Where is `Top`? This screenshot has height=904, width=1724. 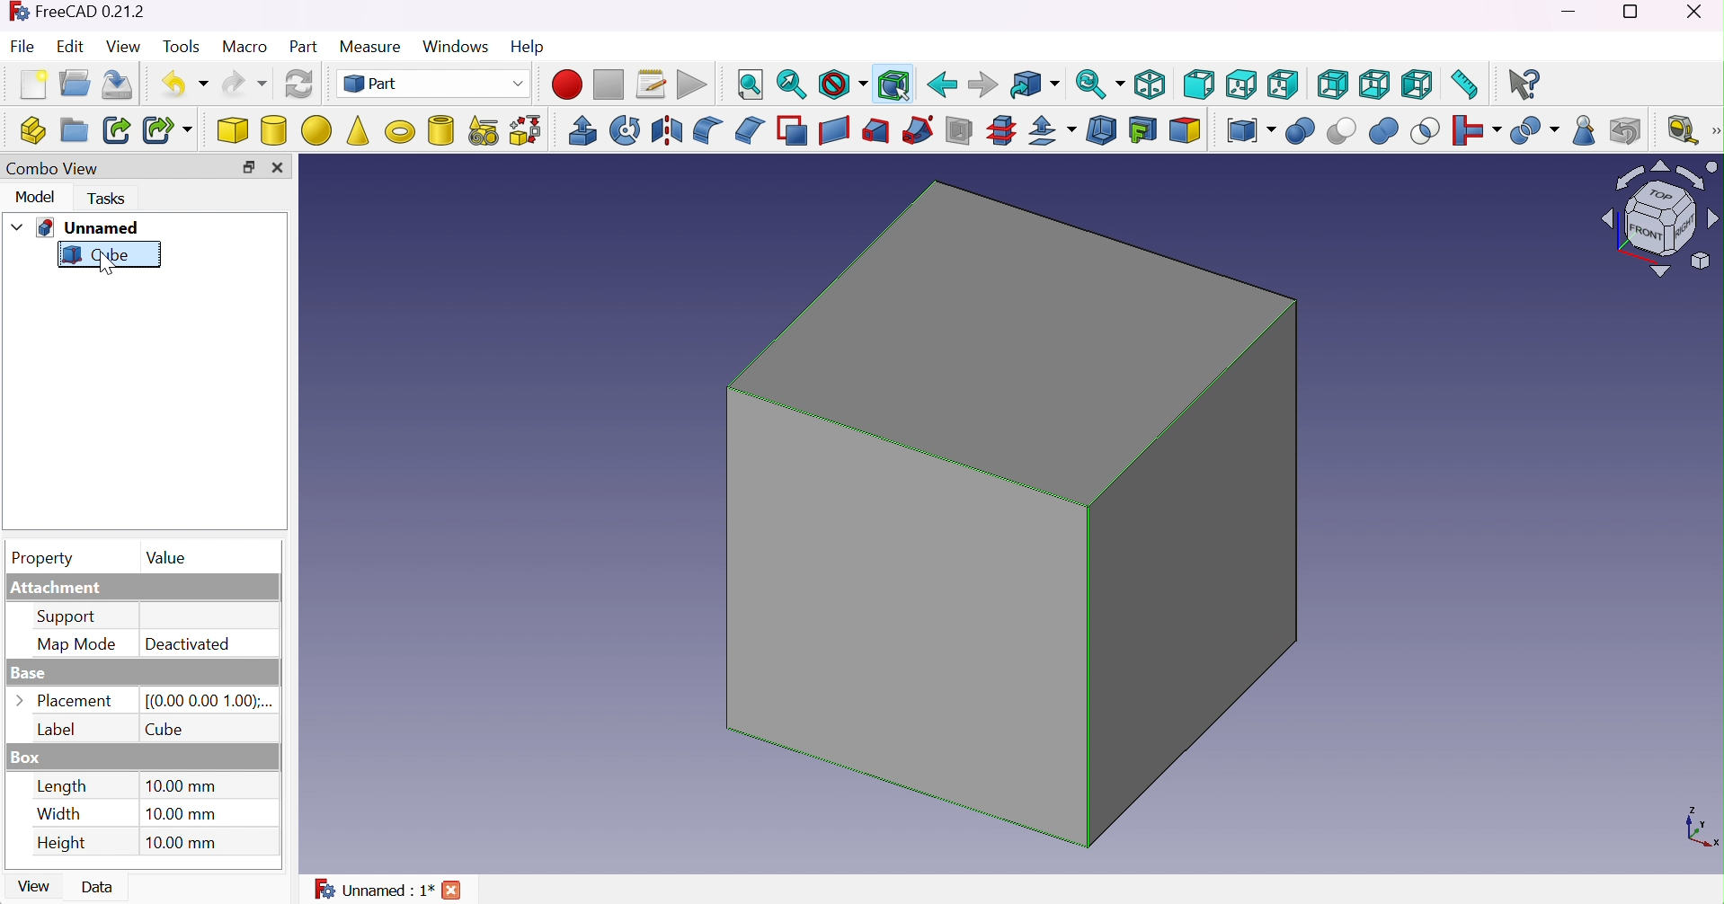 Top is located at coordinates (1242, 86).